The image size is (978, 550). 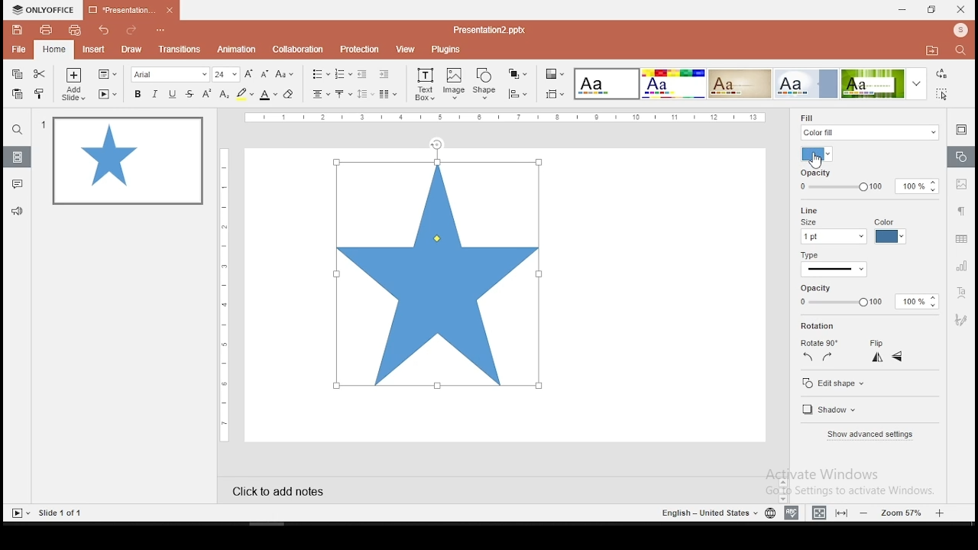 I want to click on numbering, so click(x=344, y=73).